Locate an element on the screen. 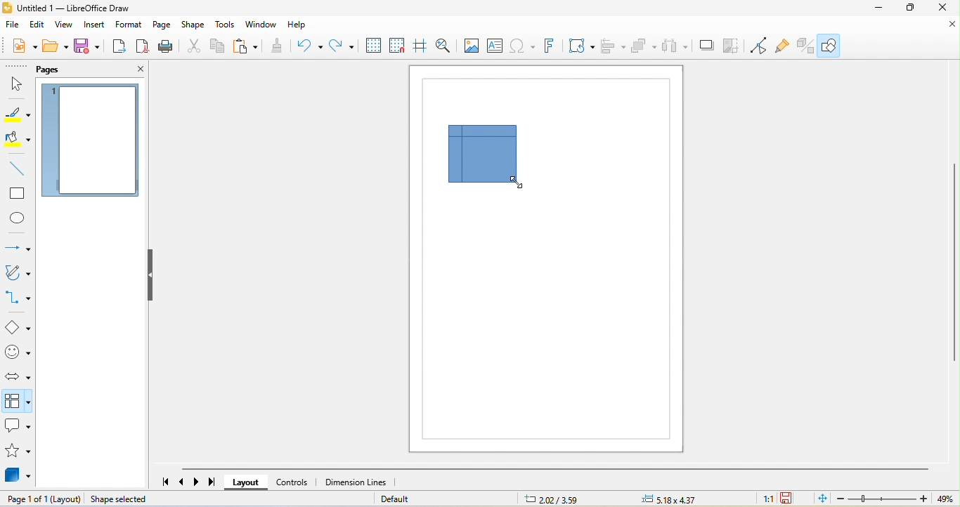 Image resolution: width=960 pixels, height=507 pixels. basic shape is located at coordinates (18, 328).